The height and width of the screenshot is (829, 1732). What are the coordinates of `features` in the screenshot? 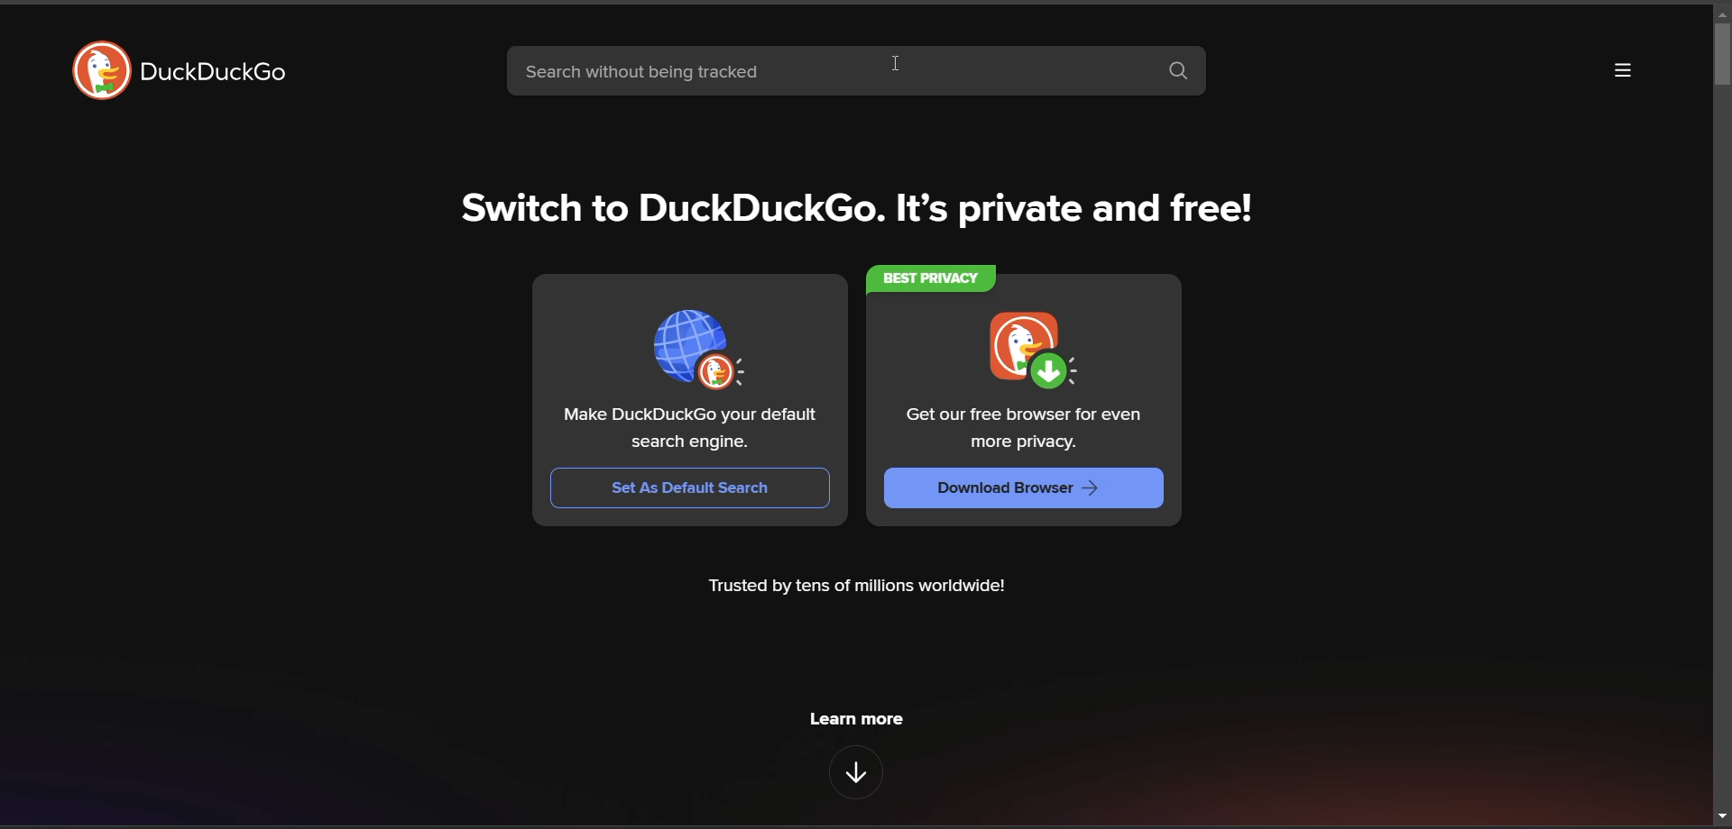 It's located at (855, 772).